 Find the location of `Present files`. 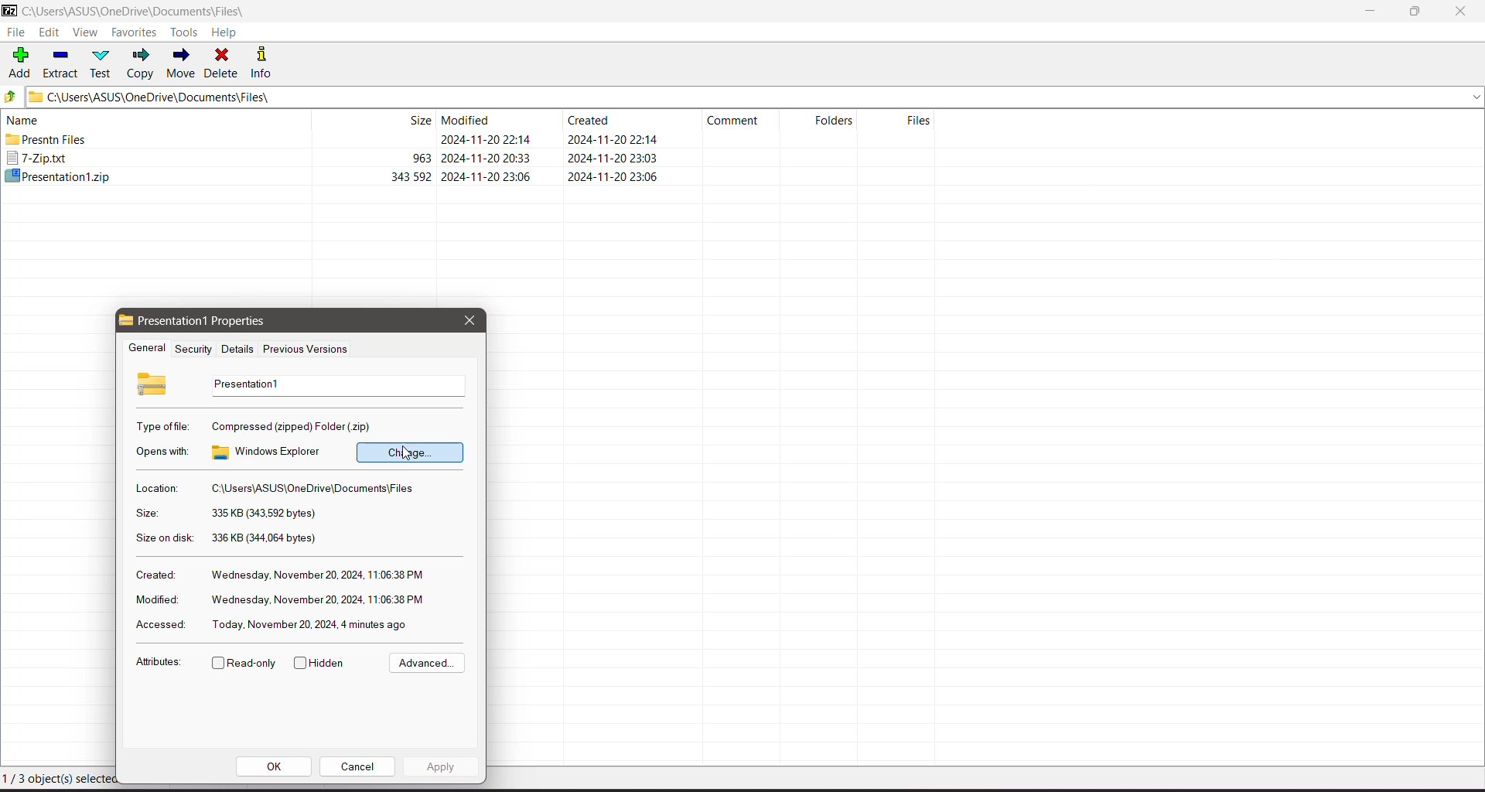

Present files is located at coordinates (336, 141).